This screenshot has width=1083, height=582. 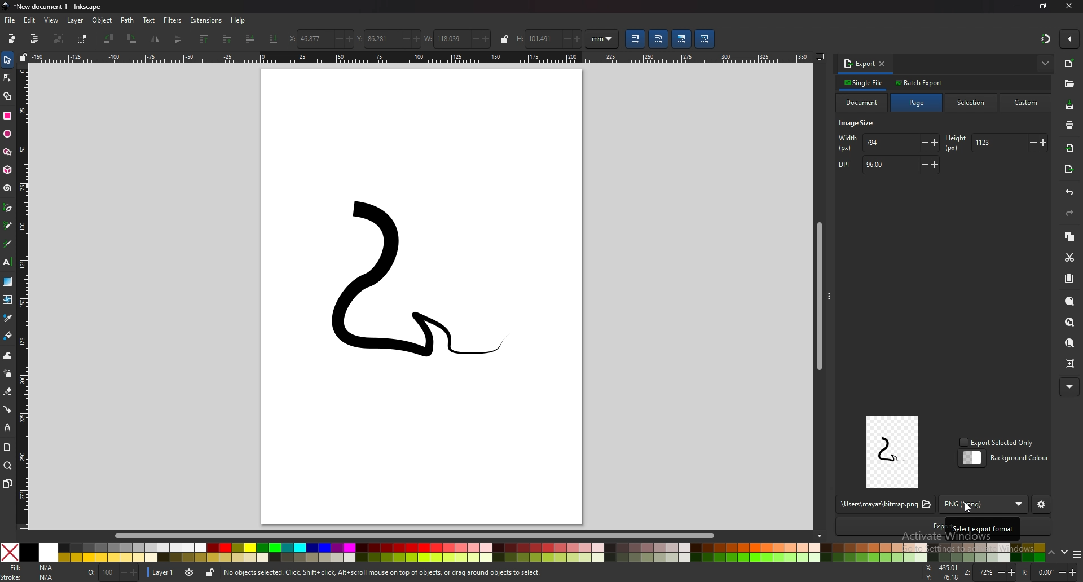 What do you see at coordinates (24, 56) in the screenshot?
I see `lock guides` at bounding box center [24, 56].